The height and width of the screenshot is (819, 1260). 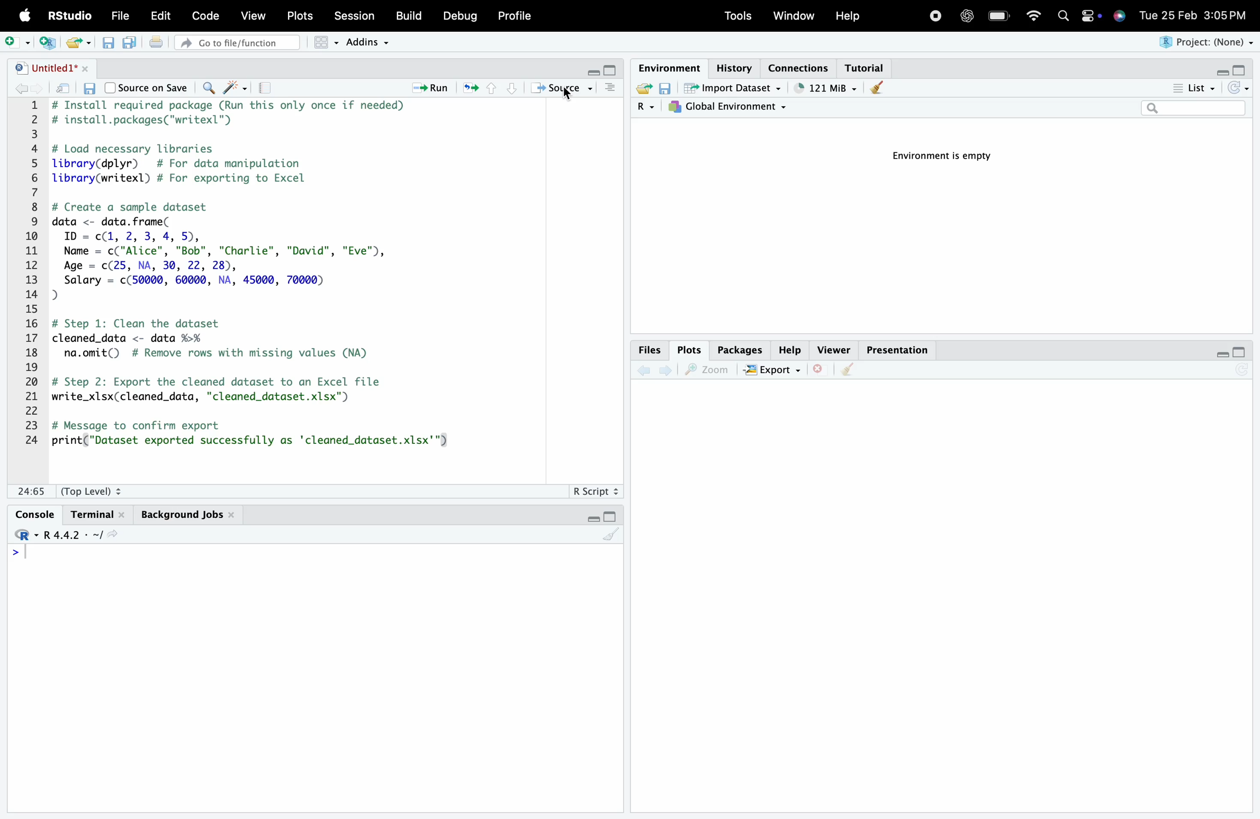 I want to click on Search, so click(x=1064, y=16).